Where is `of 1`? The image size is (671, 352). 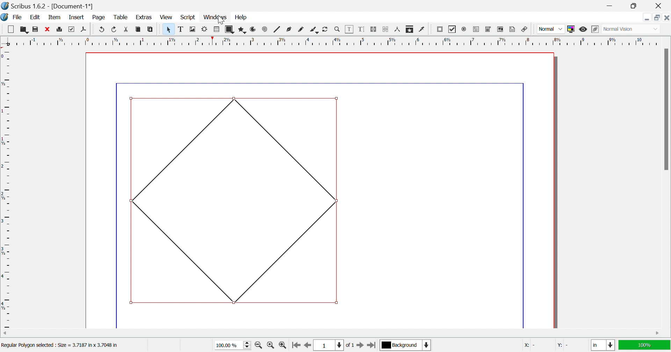 of 1 is located at coordinates (349, 346).